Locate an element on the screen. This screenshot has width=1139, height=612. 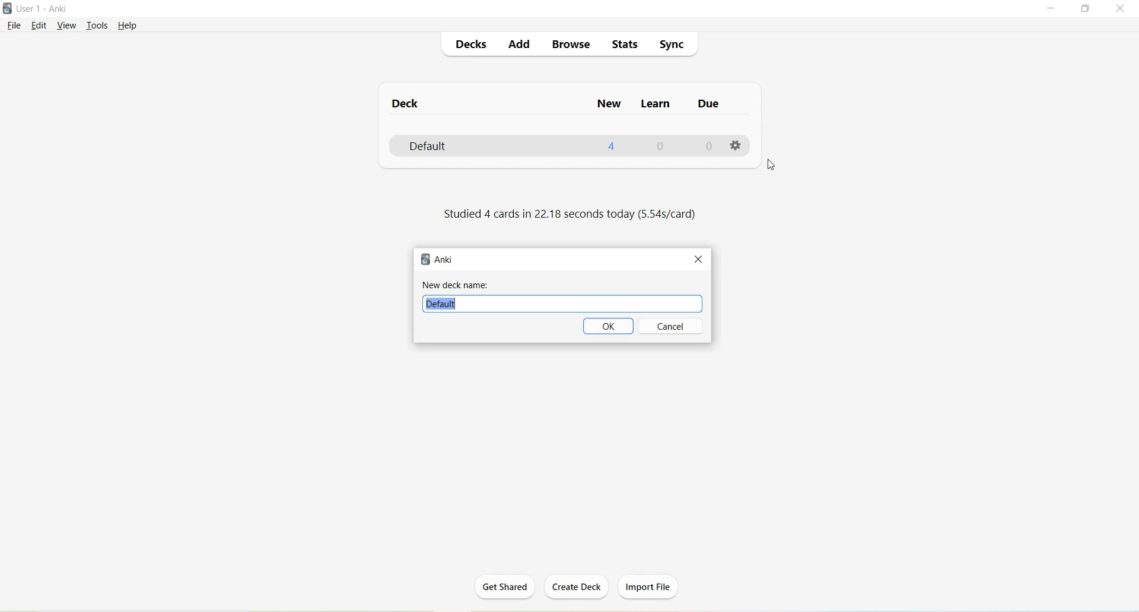
Close is located at coordinates (1122, 9).